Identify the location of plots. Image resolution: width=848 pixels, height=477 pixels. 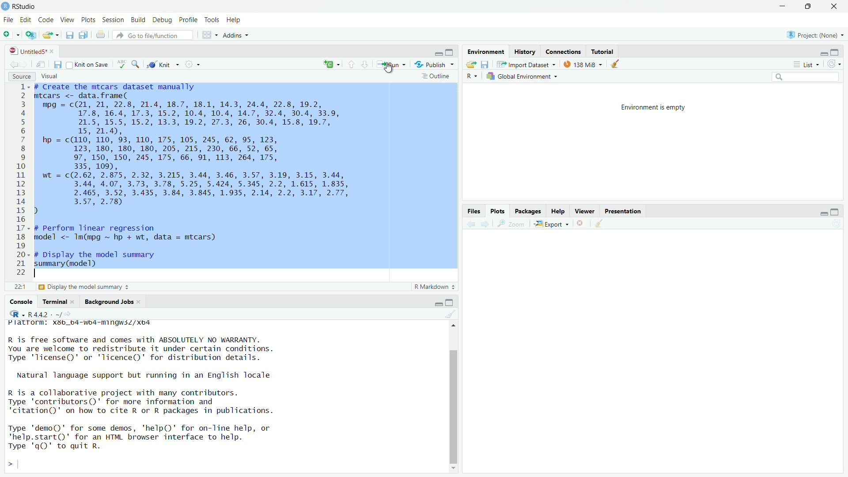
(88, 20).